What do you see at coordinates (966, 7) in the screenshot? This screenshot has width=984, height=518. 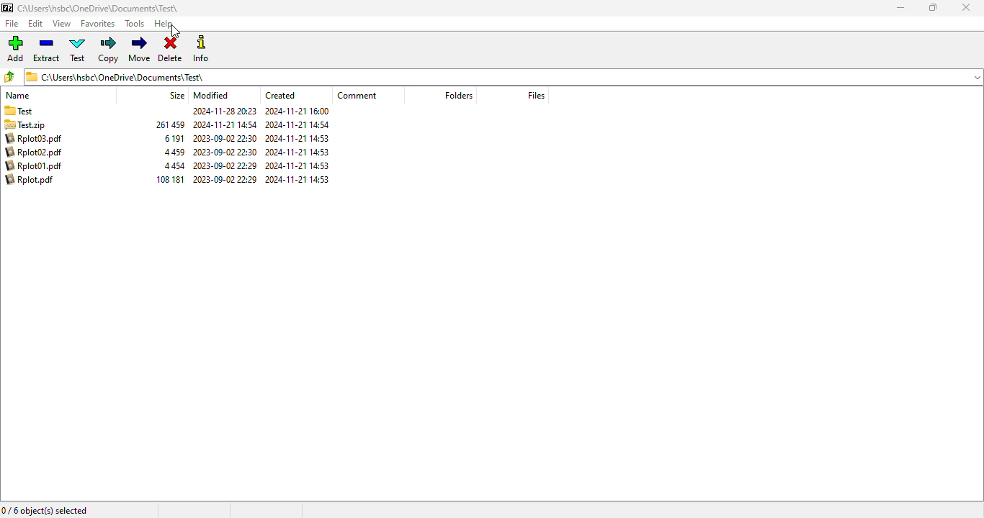 I see `close` at bounding box center [966, 7].